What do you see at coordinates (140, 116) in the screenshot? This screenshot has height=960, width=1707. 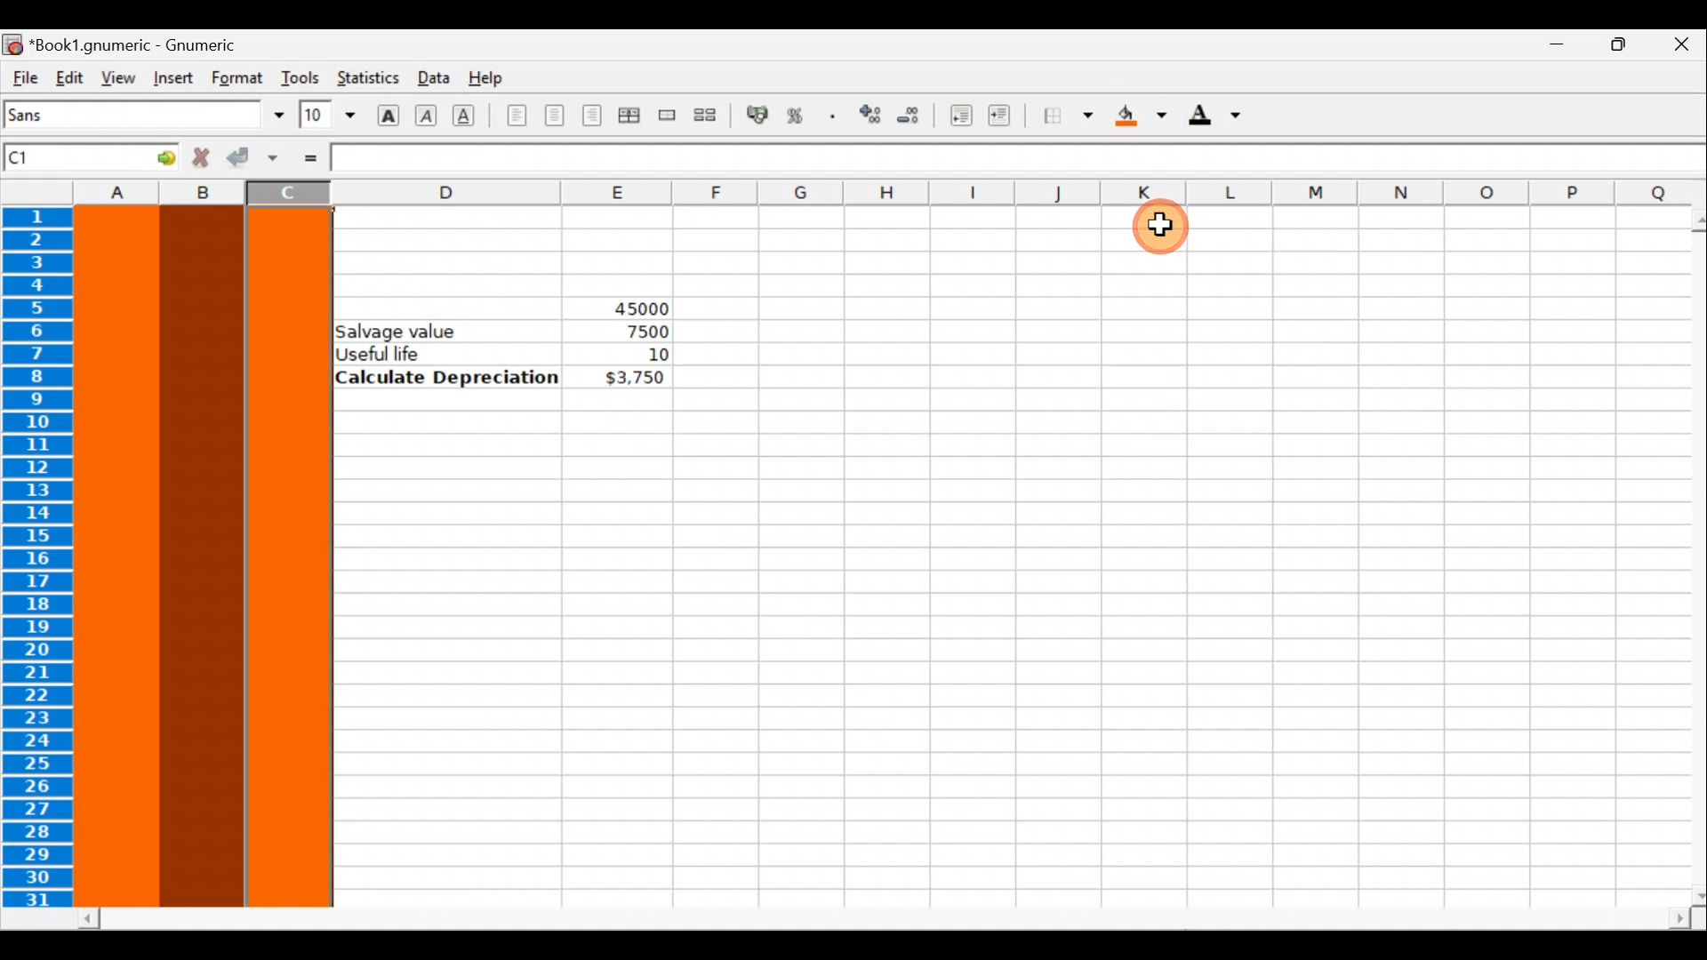 I see `Font name - Sans` at bounding box center [140, 116].